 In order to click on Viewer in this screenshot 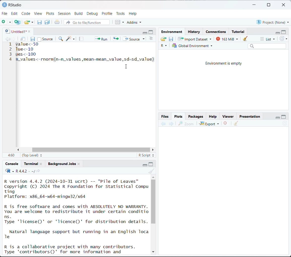, I will do `click(229, 117)`.